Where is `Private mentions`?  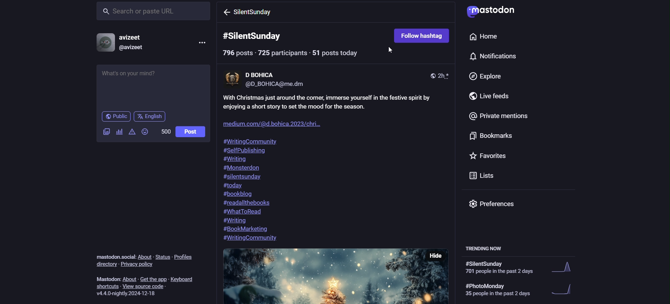 Private mentions is located at coordinates (497, 118).